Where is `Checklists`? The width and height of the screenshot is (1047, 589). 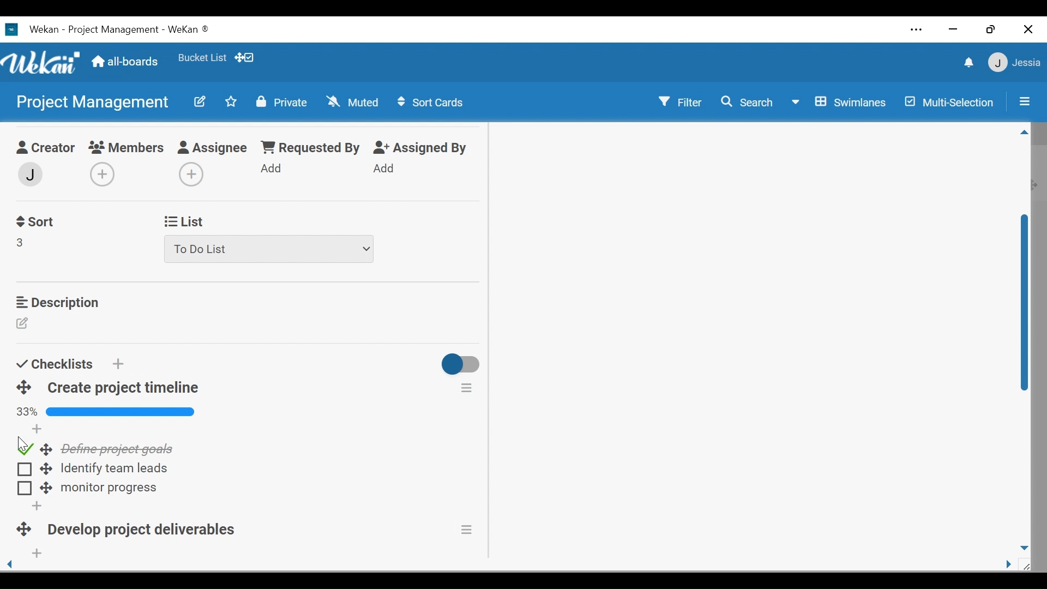 Checklists is located at coordinates (54, 364).